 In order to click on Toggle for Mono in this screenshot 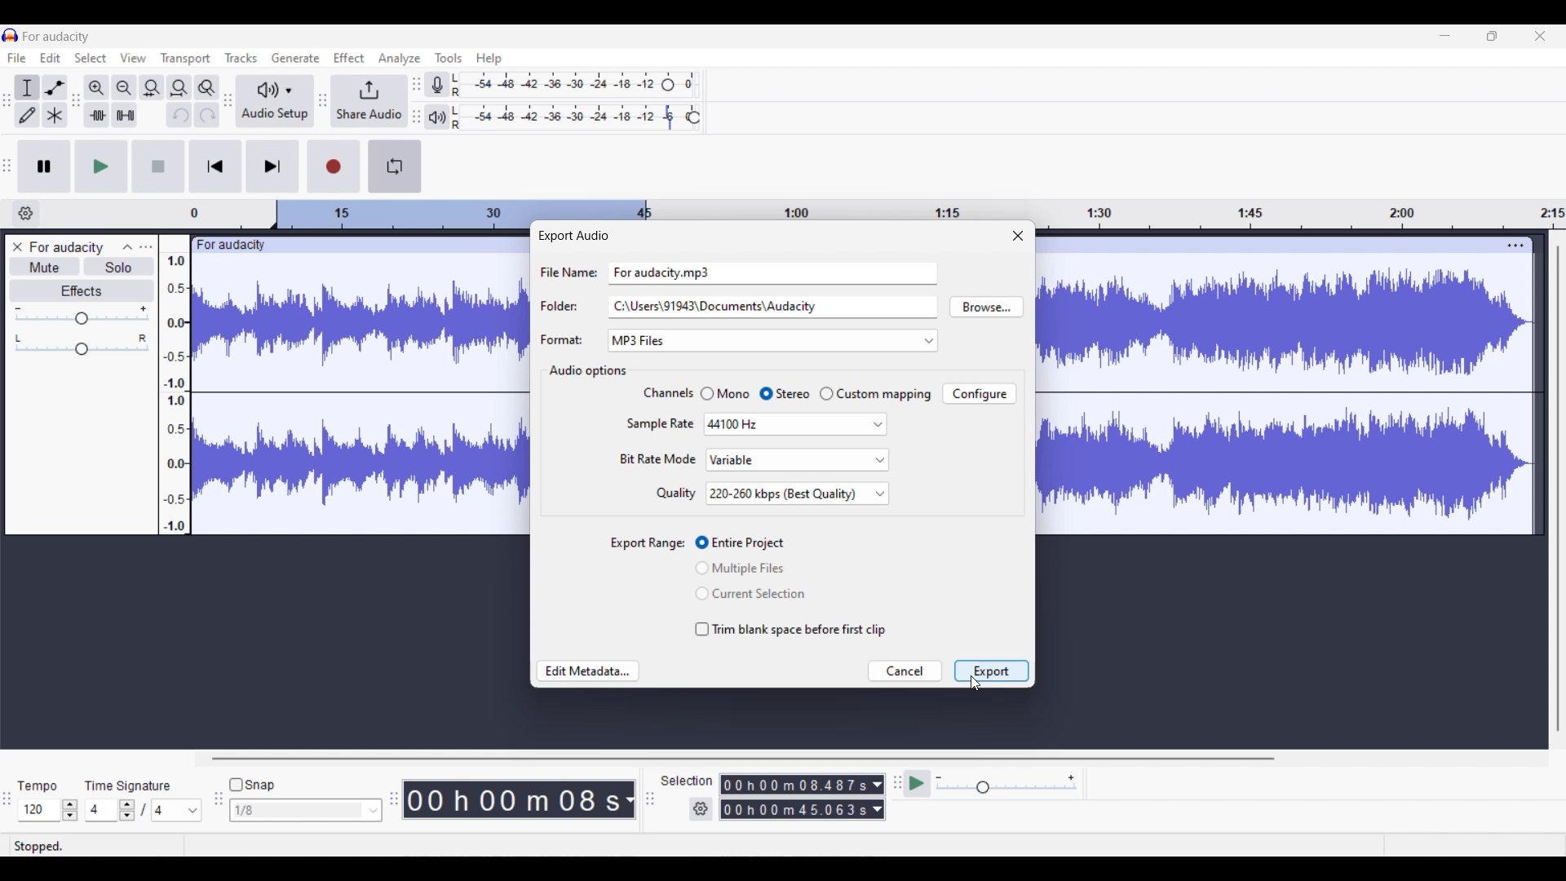, I will do `click(724, 393)`.